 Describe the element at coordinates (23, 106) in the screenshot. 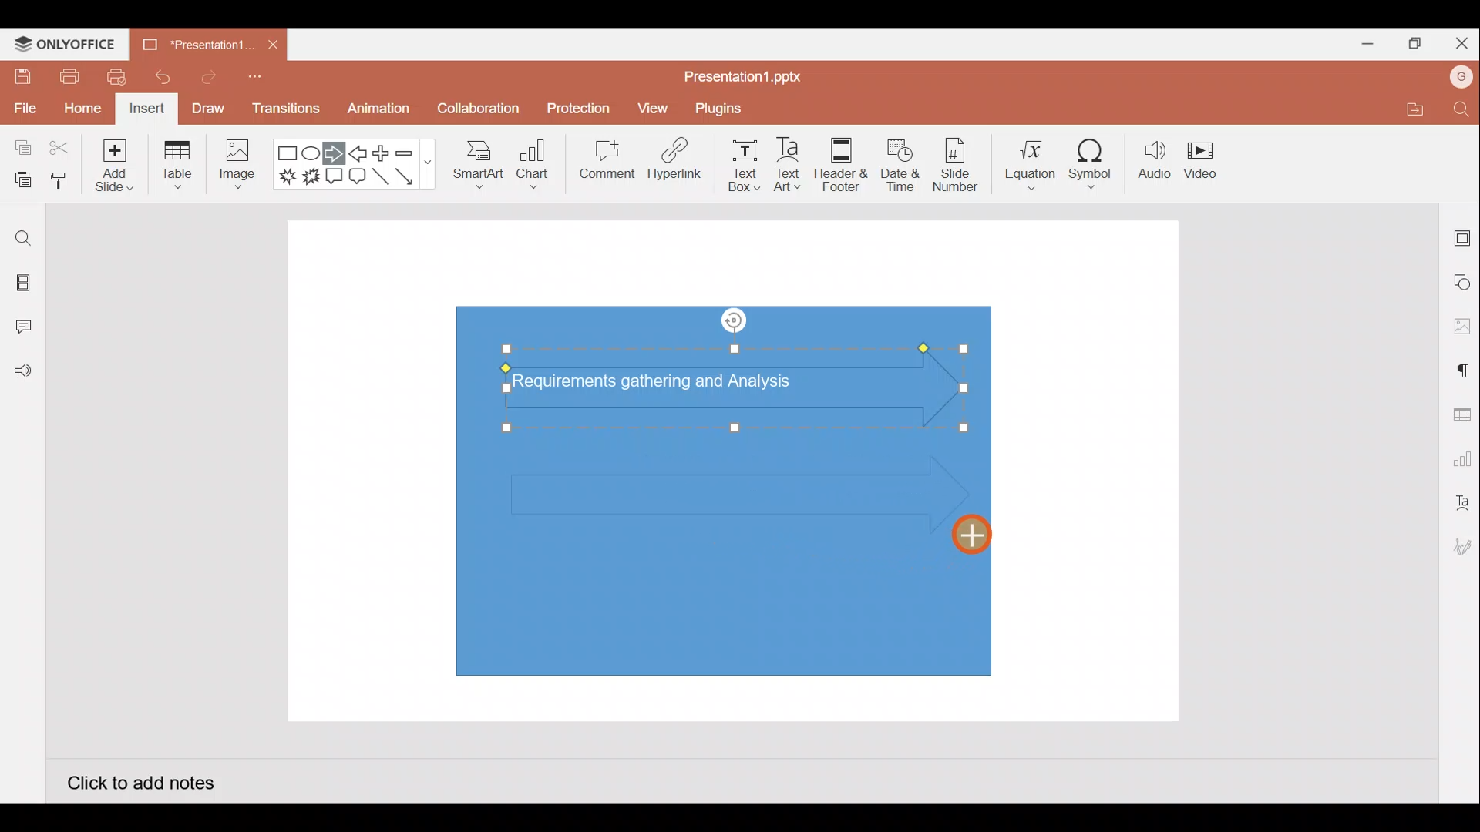

I see `File` at that location.